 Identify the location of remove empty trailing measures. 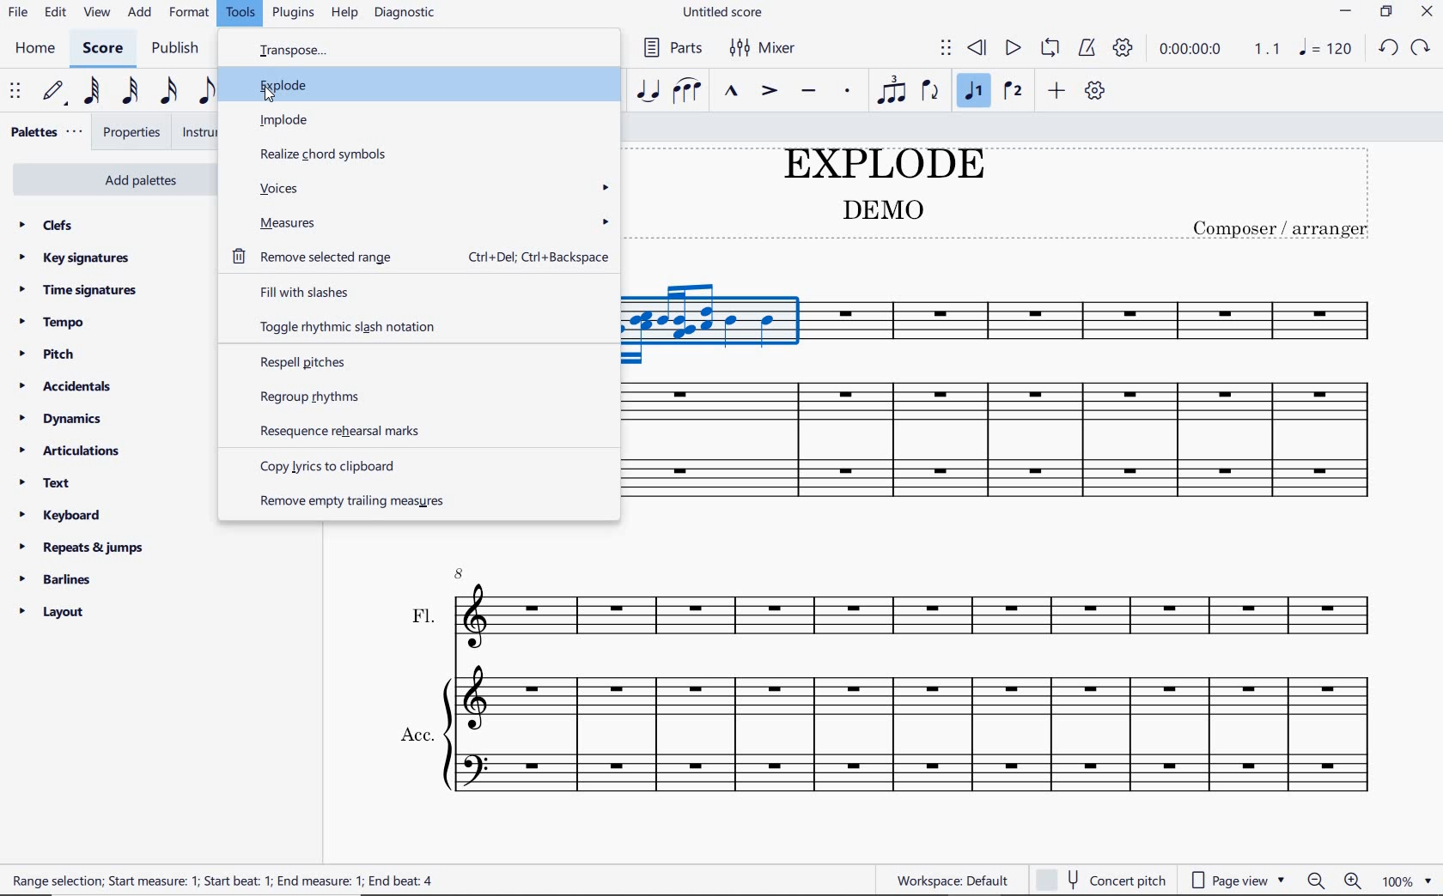
(354, 505).